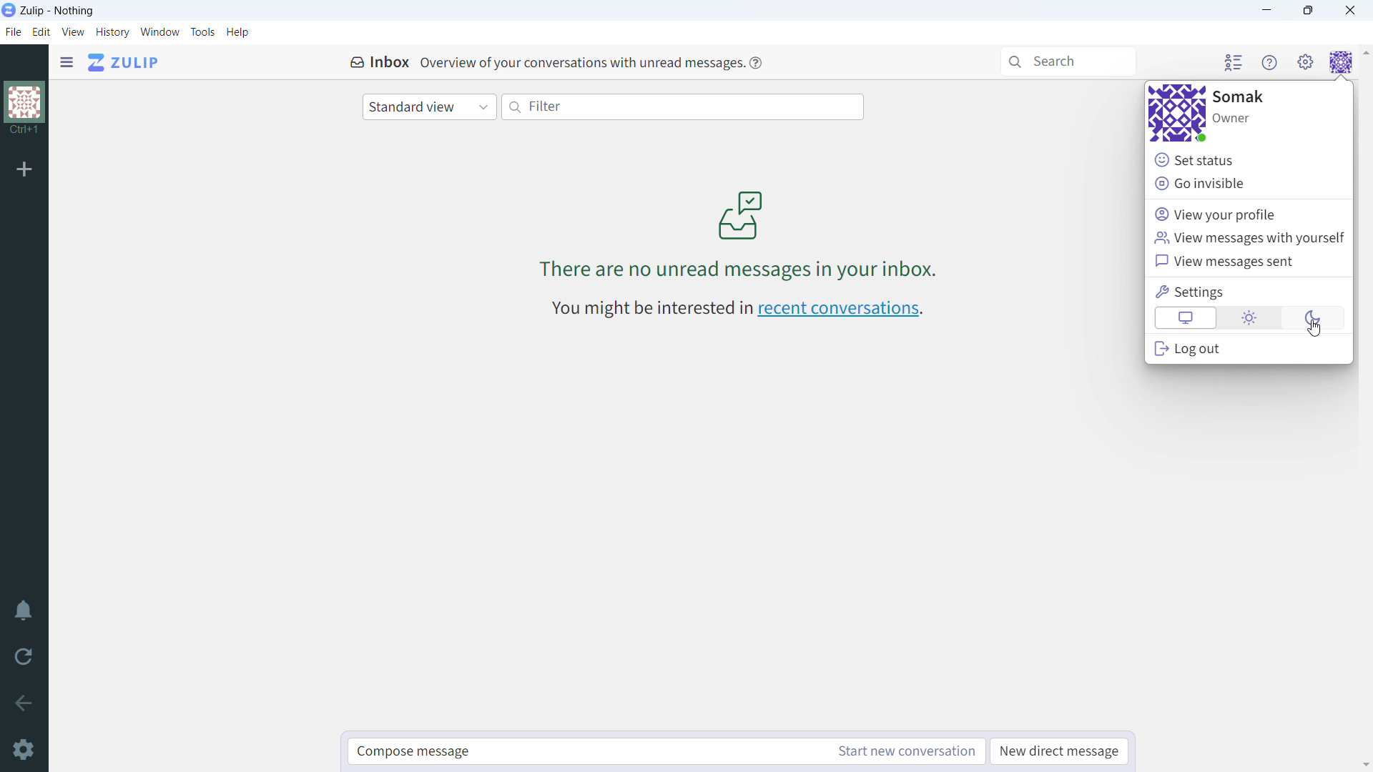  What do you see at coordinates (23, 611) in the screenshot?
I see `enable do not disturb` at bounding box center [23, 611].